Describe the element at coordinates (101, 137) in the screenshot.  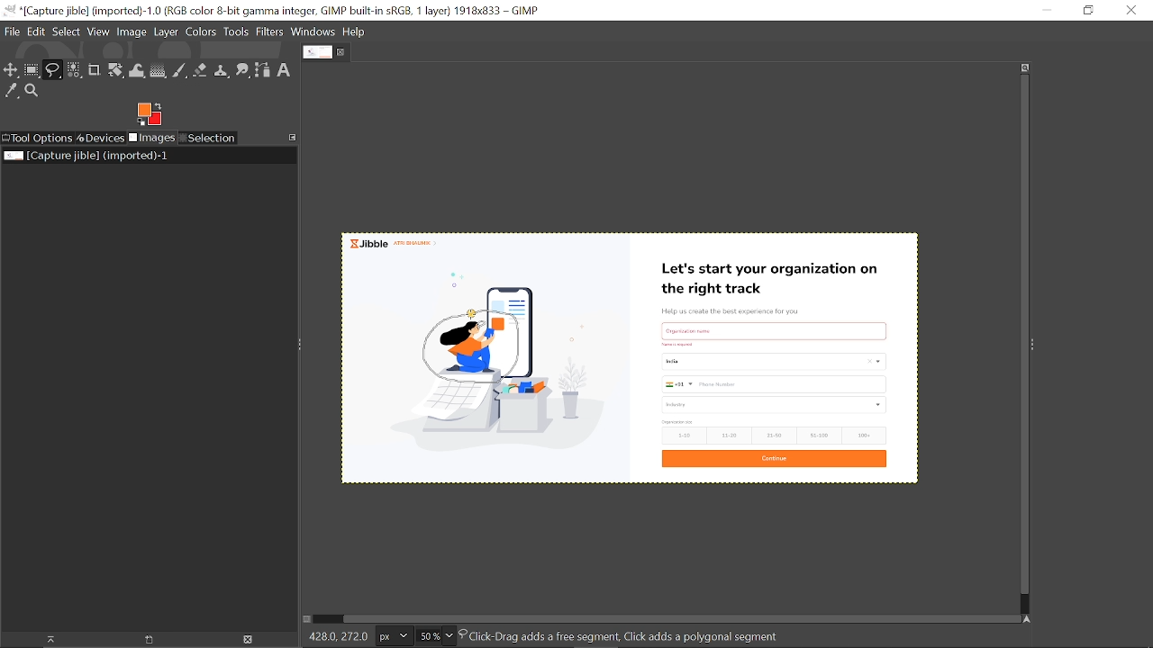
I see `Devices` at that location.